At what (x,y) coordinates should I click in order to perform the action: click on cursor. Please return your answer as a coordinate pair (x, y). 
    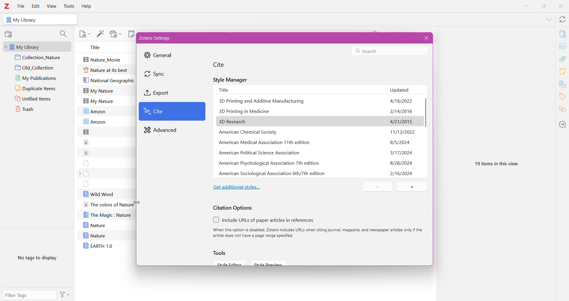
    Looking at the image, I should click on (136, 201).